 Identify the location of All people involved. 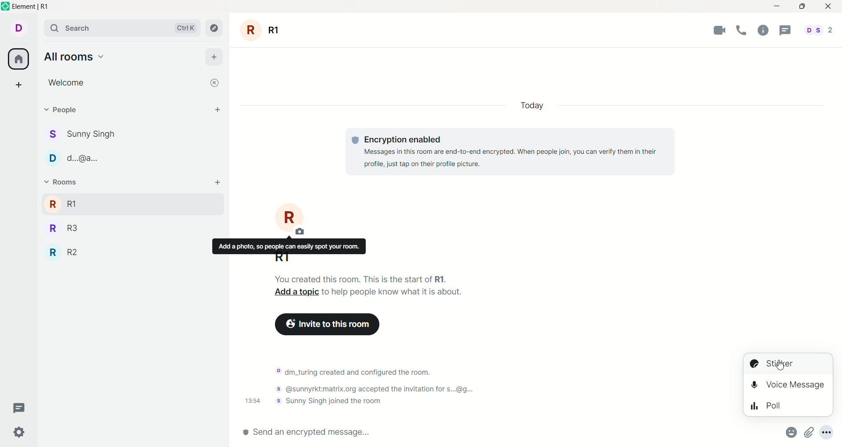
(819, 30).